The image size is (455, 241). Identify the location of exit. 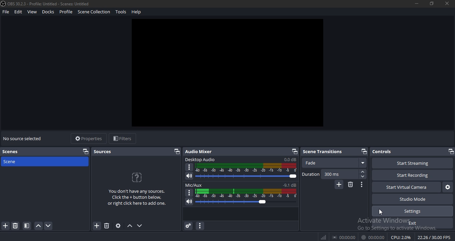
(414, 223).